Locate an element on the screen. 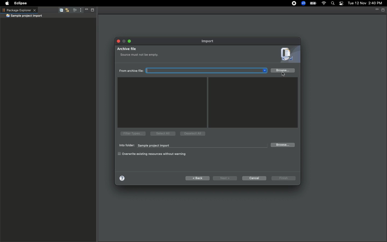 The height and width of the screenshot is (242, 387). Icon is located at coordinates (288, 55).